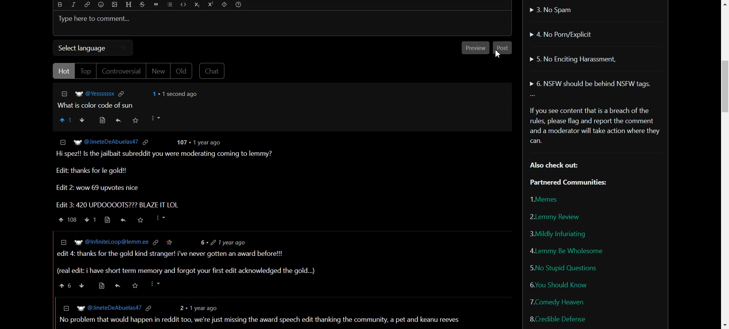  I want to click on Cursor, so click(497, 54).